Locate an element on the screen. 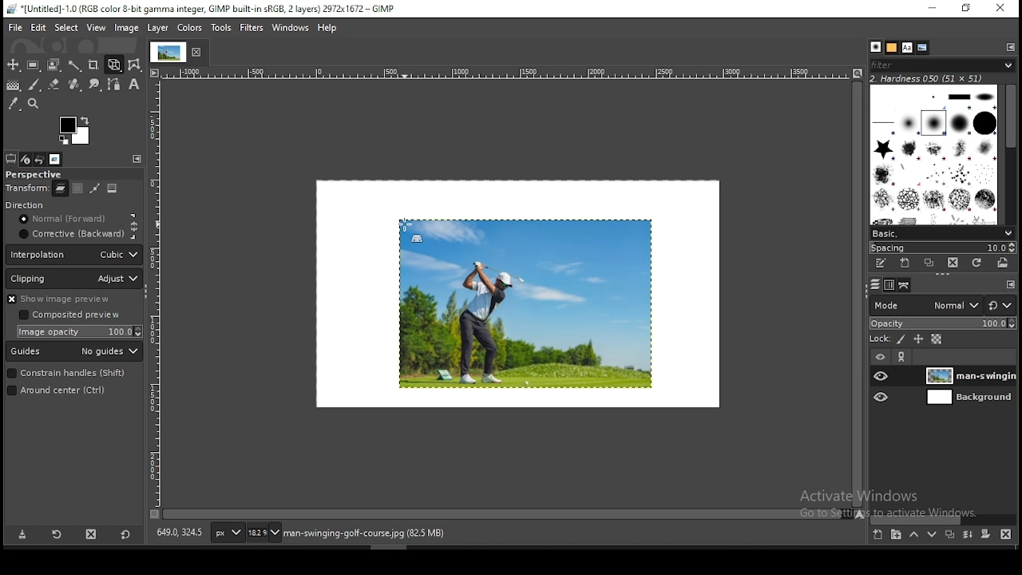 This screenshot has width=1022, height=575. foreground select tool is located at coordinates (54, 65).